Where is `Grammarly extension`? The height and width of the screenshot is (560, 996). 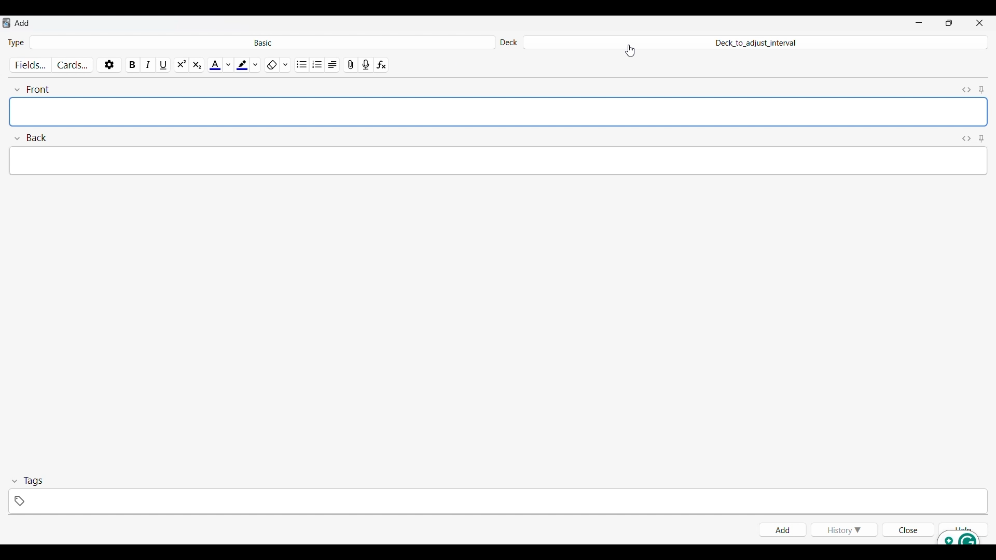
Grammarly extension is located at coordinates (958, 538).